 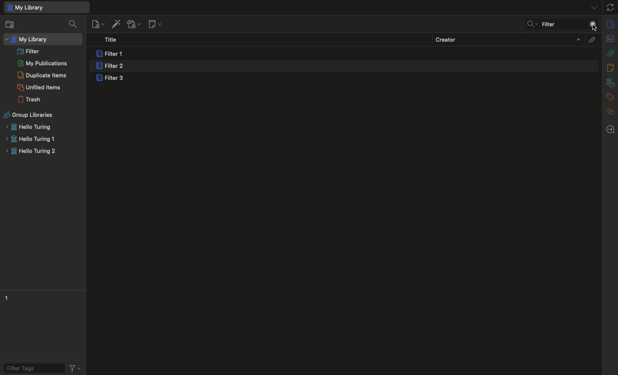 I want to click on List all tabs, so click(x=591, y=7).